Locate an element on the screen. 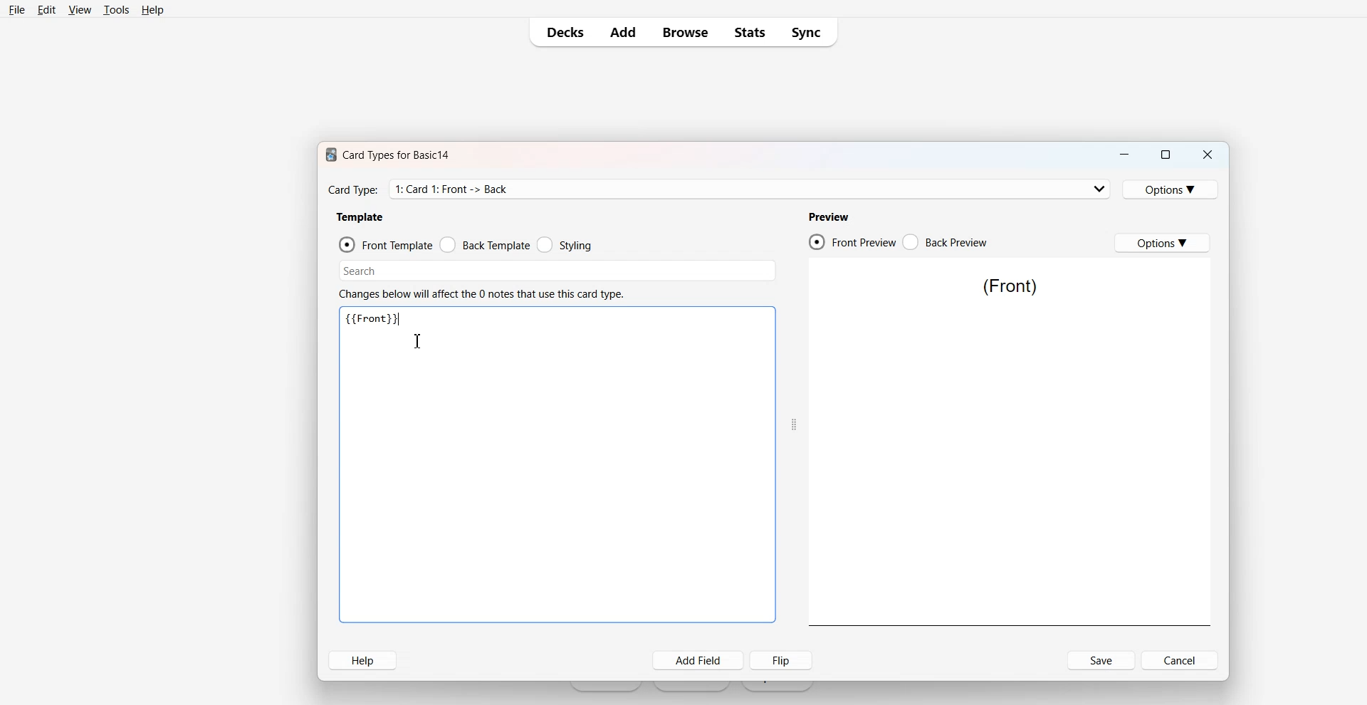 This screenshot has width=1367, height=705. Get Started is located at coordinates (607, 687).